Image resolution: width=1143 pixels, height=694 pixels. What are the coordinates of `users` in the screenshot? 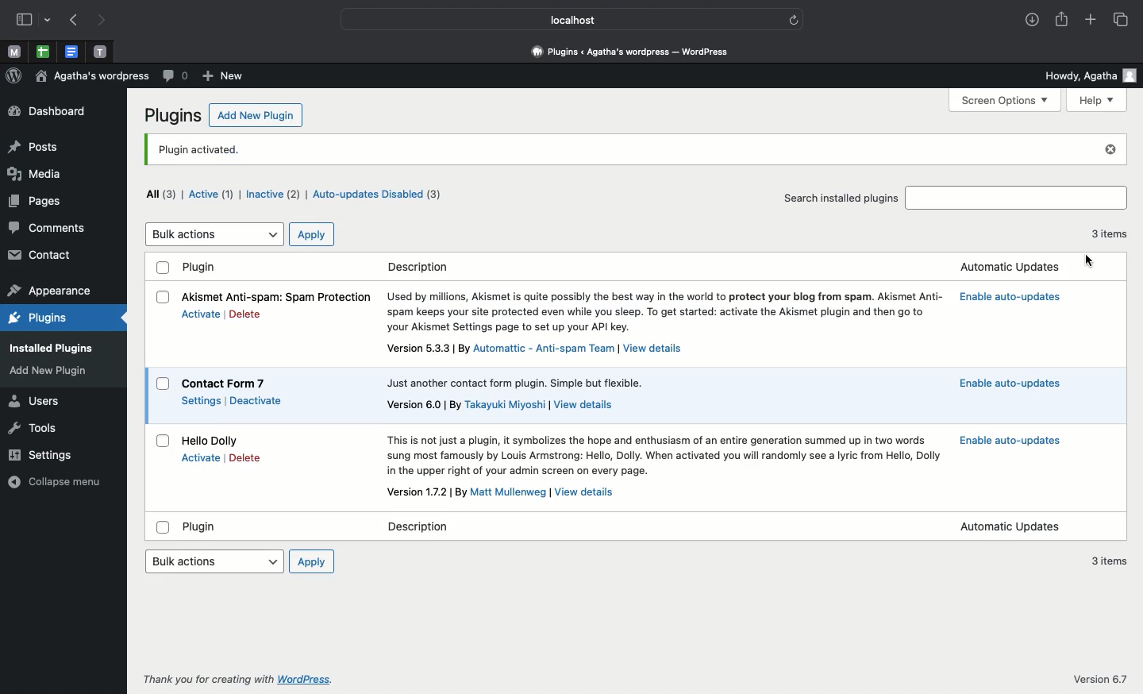 It's located at (33, 403).